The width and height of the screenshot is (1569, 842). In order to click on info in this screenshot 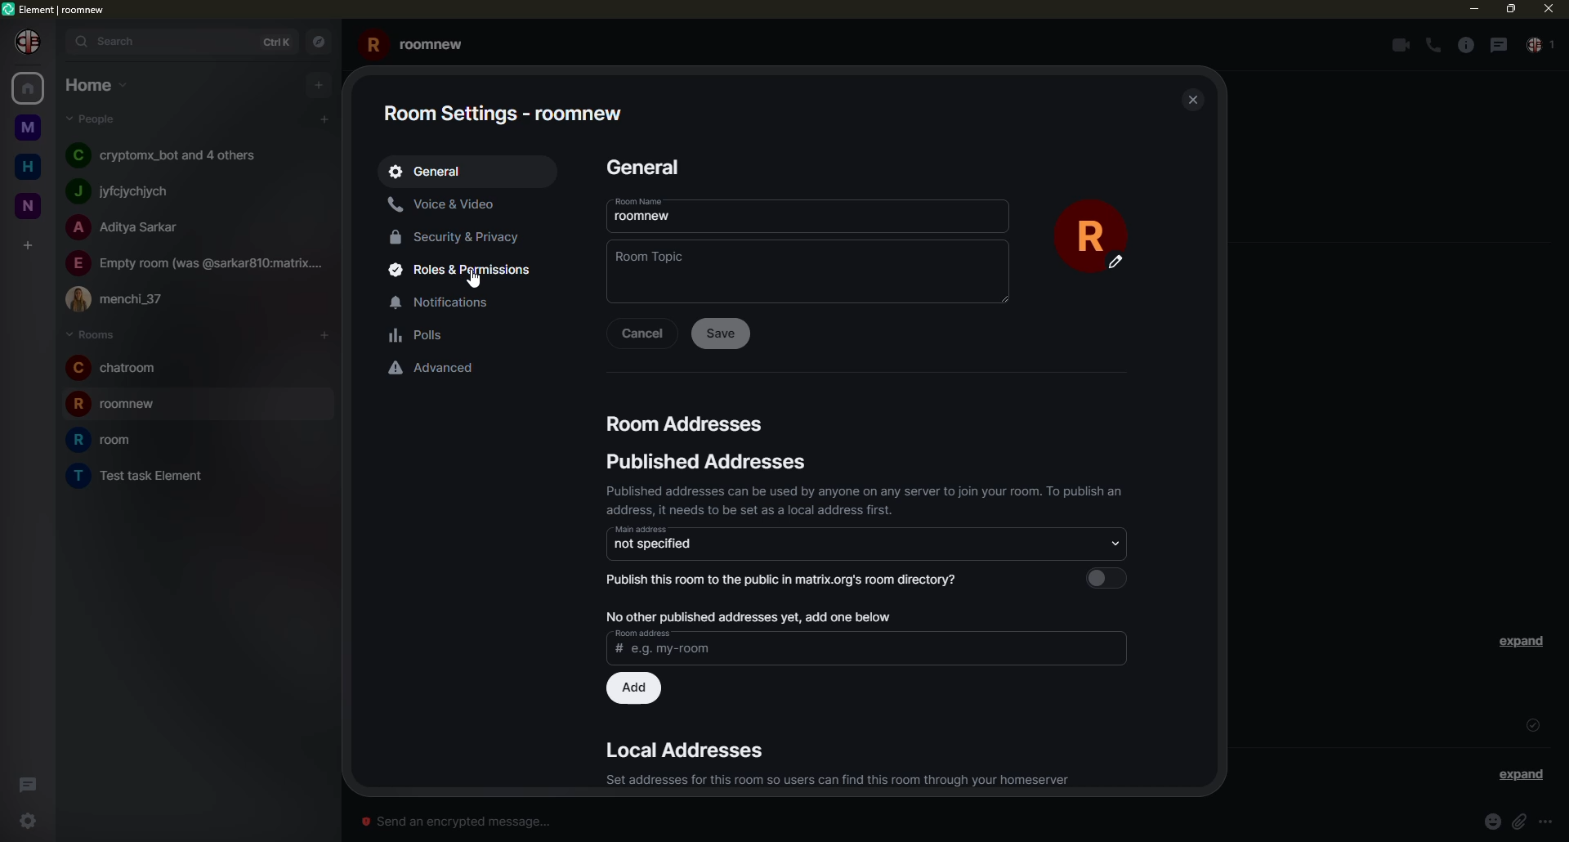, I will do `click(1464, 45)`.